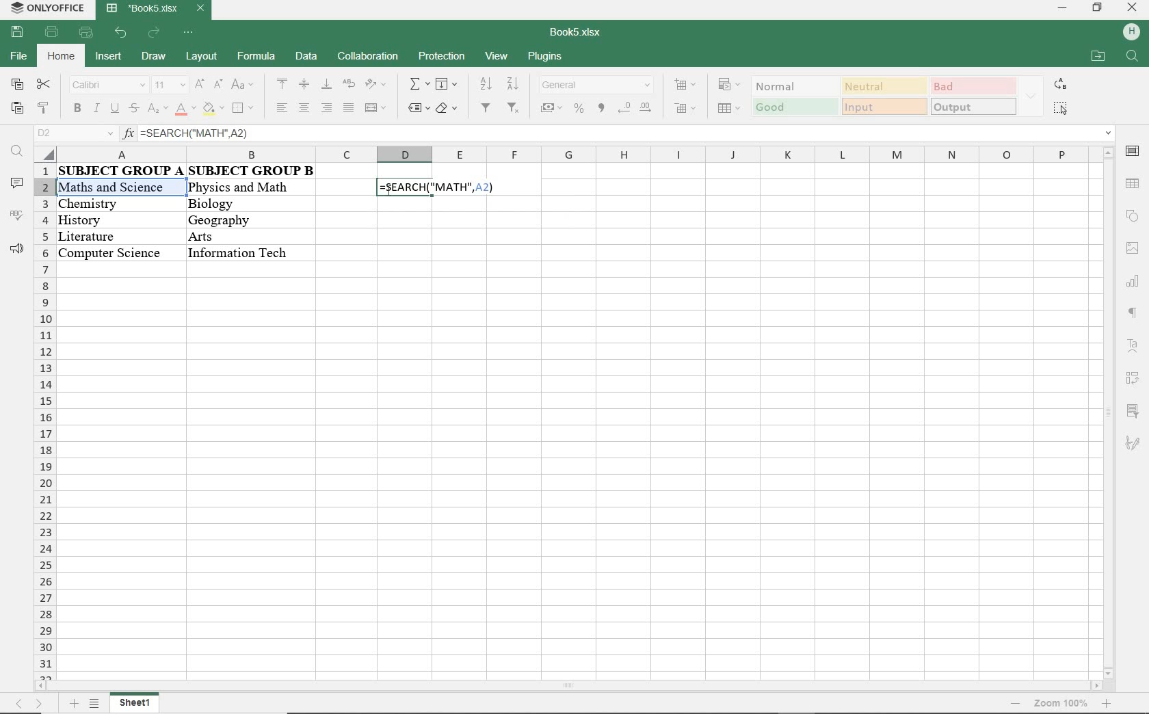  I want to click on minimize, so click(1061, 8).